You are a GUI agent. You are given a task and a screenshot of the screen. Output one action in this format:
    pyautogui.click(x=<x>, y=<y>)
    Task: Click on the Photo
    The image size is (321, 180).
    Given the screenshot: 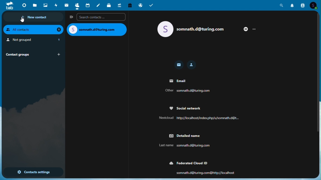 What is the action you would take?
    pyautogui.click(x=45, y=5)
    